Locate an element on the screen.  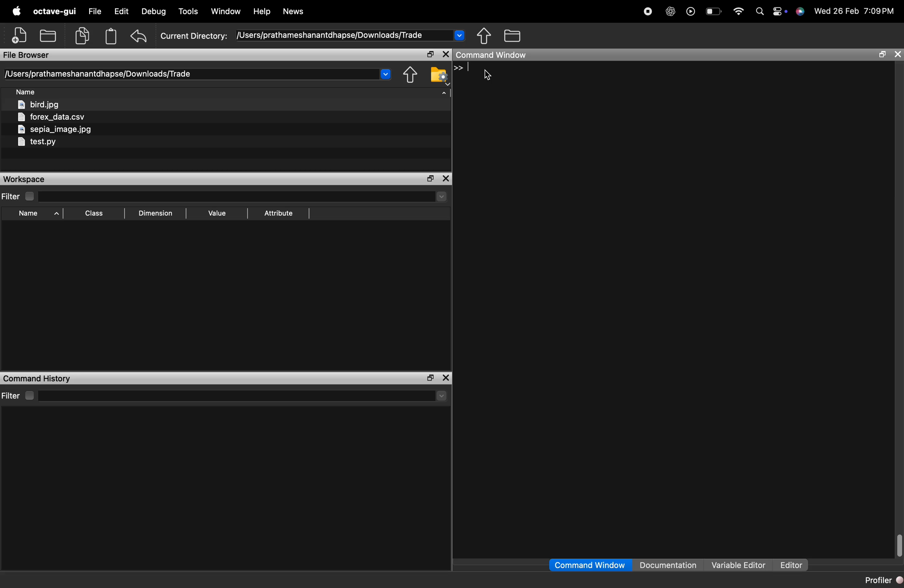
maximize is located at coordinates (883, 55).